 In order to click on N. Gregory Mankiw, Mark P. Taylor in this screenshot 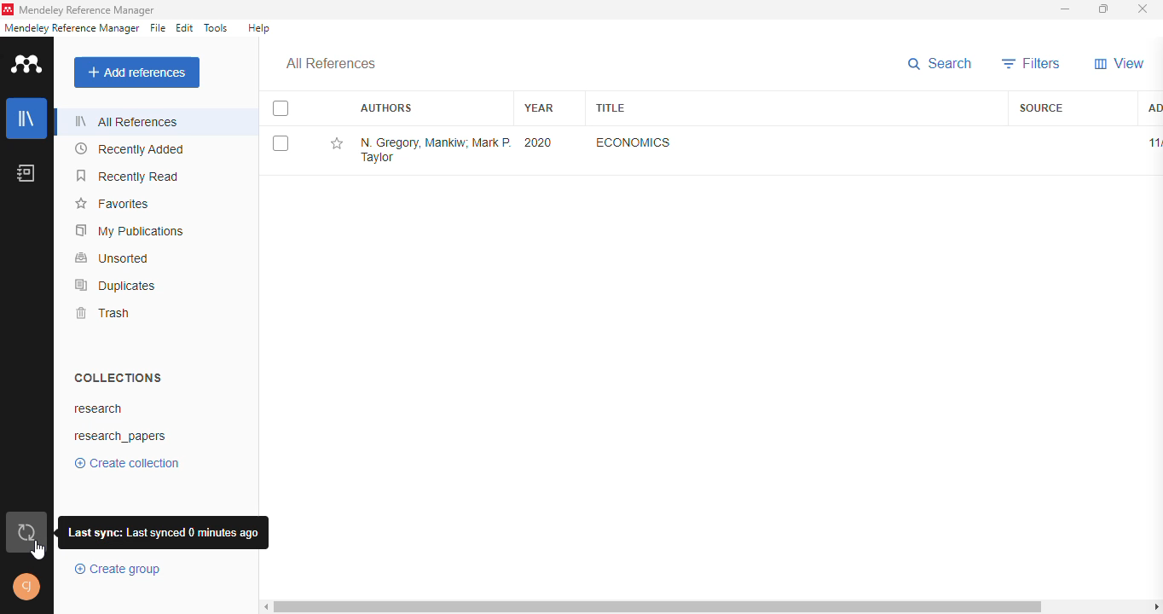, I will do `click(437, 150)`.